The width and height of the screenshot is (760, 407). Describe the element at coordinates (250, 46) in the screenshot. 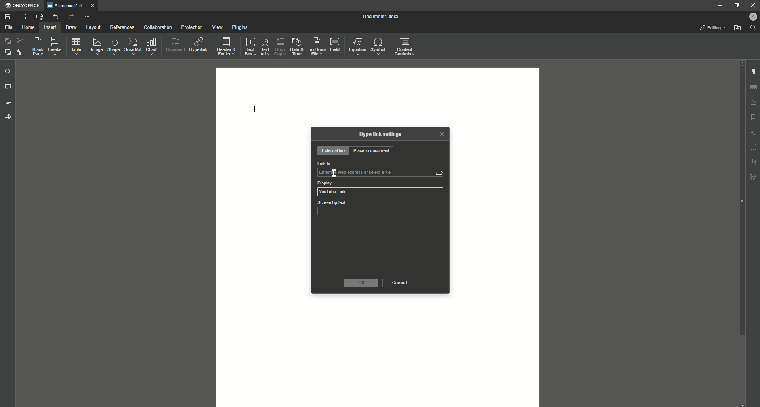

I see `Text Box` at that location.